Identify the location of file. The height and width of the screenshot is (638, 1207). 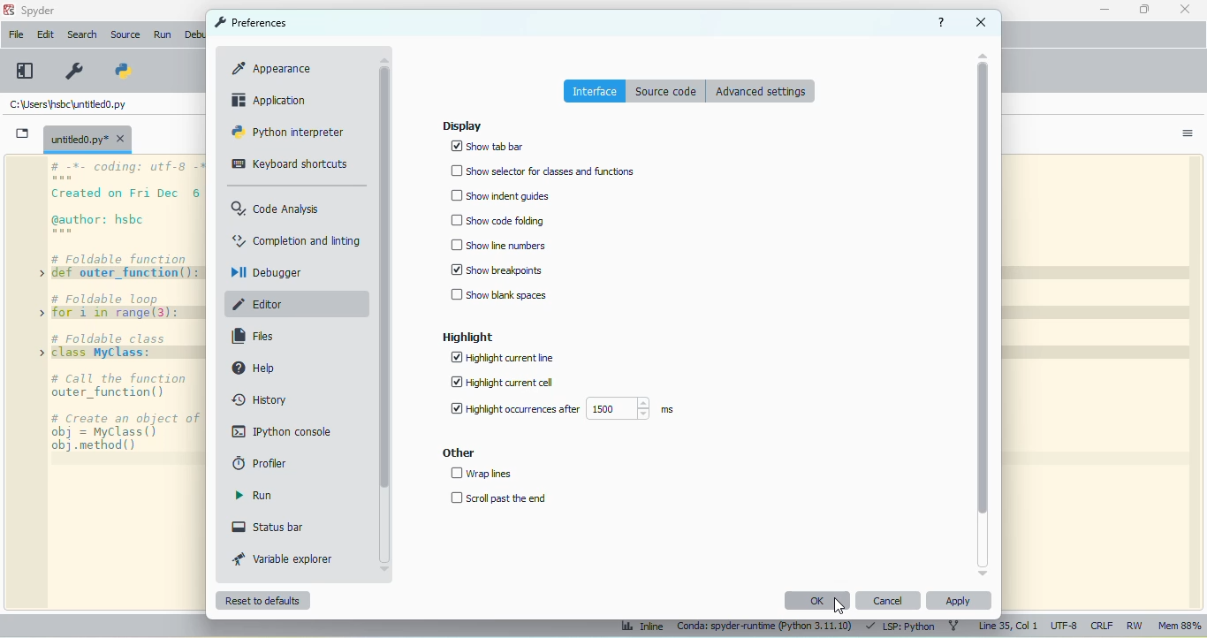
(15, 34).